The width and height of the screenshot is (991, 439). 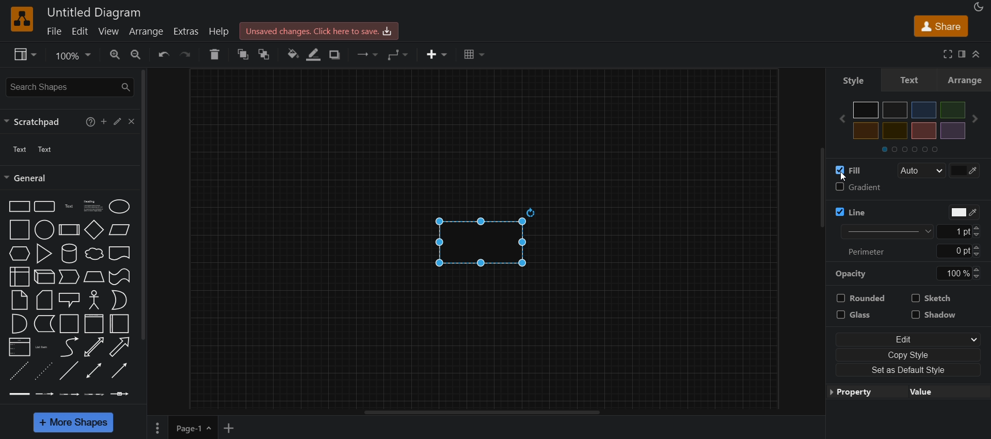 I want to click on format, so click(x=963, y=54).